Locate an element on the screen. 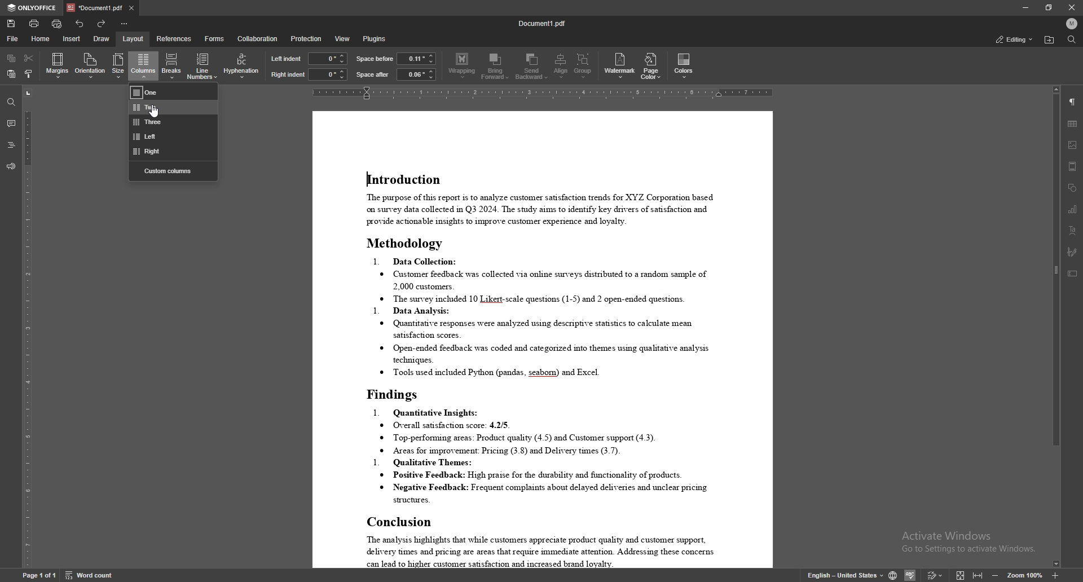 The height and width of the screenshot is (582, 1083). find location is located at coordinates (1050, 40).